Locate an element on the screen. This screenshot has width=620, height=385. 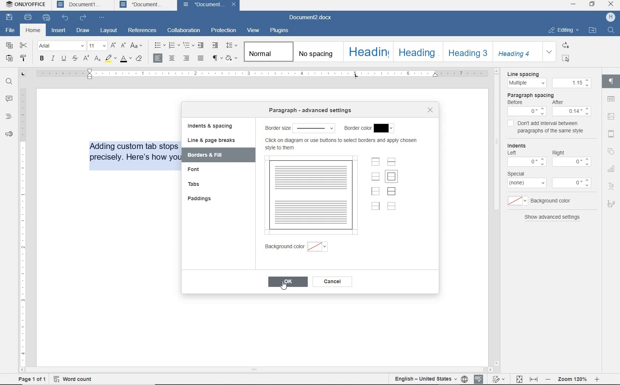
ruler is located at coordinates (23, 222).